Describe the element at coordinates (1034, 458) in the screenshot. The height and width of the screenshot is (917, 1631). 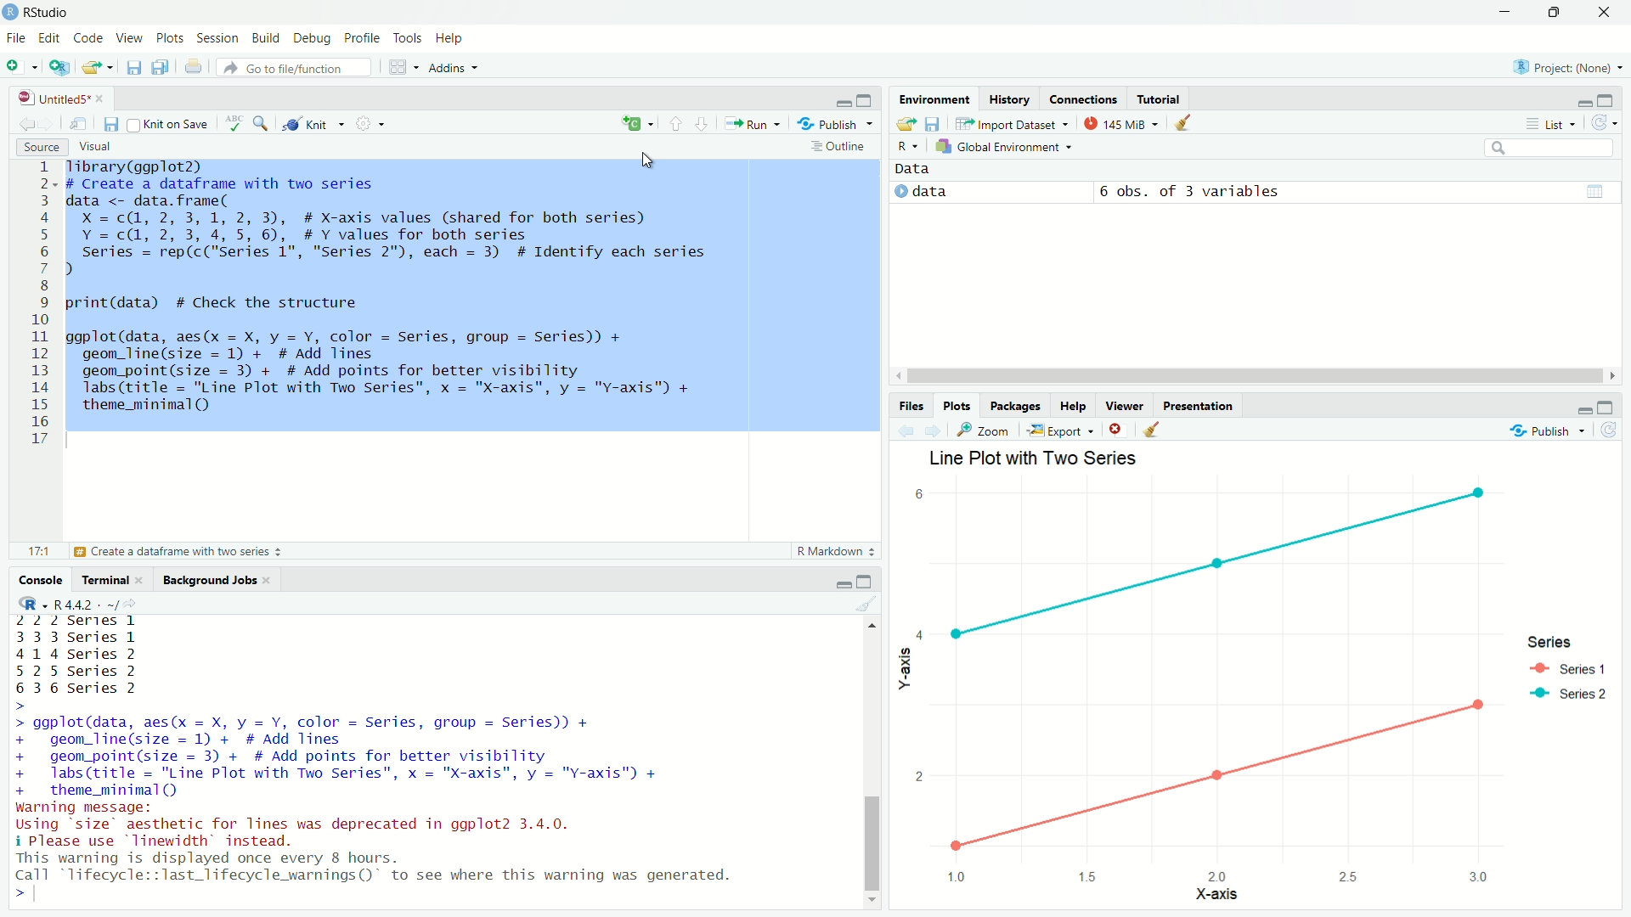
I see `Line Plot with Two series` at that location.